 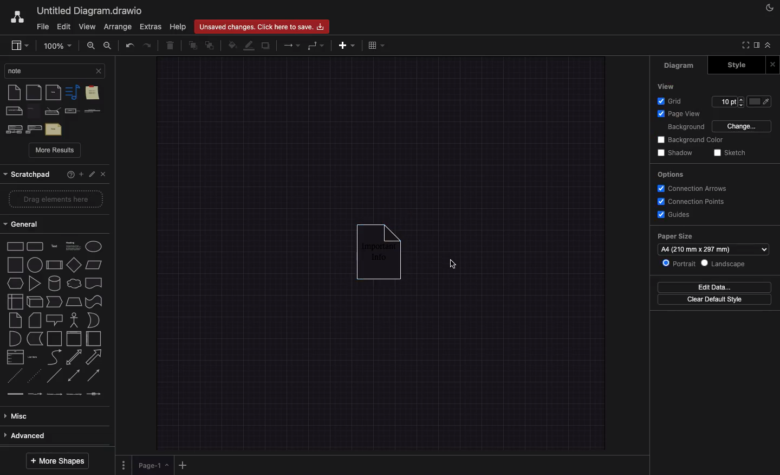 I want to click on Page view, so click(x=681, y=113).